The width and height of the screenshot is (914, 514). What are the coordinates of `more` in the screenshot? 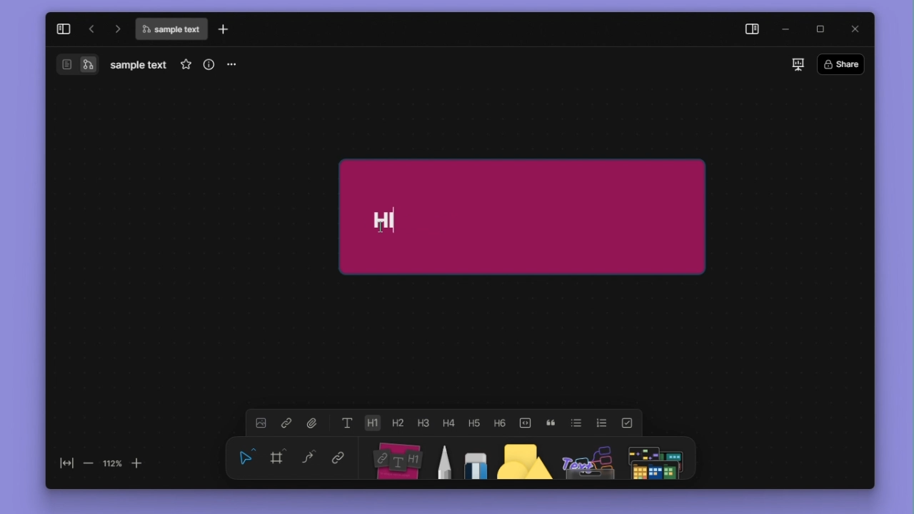 It's located at (655, 458).